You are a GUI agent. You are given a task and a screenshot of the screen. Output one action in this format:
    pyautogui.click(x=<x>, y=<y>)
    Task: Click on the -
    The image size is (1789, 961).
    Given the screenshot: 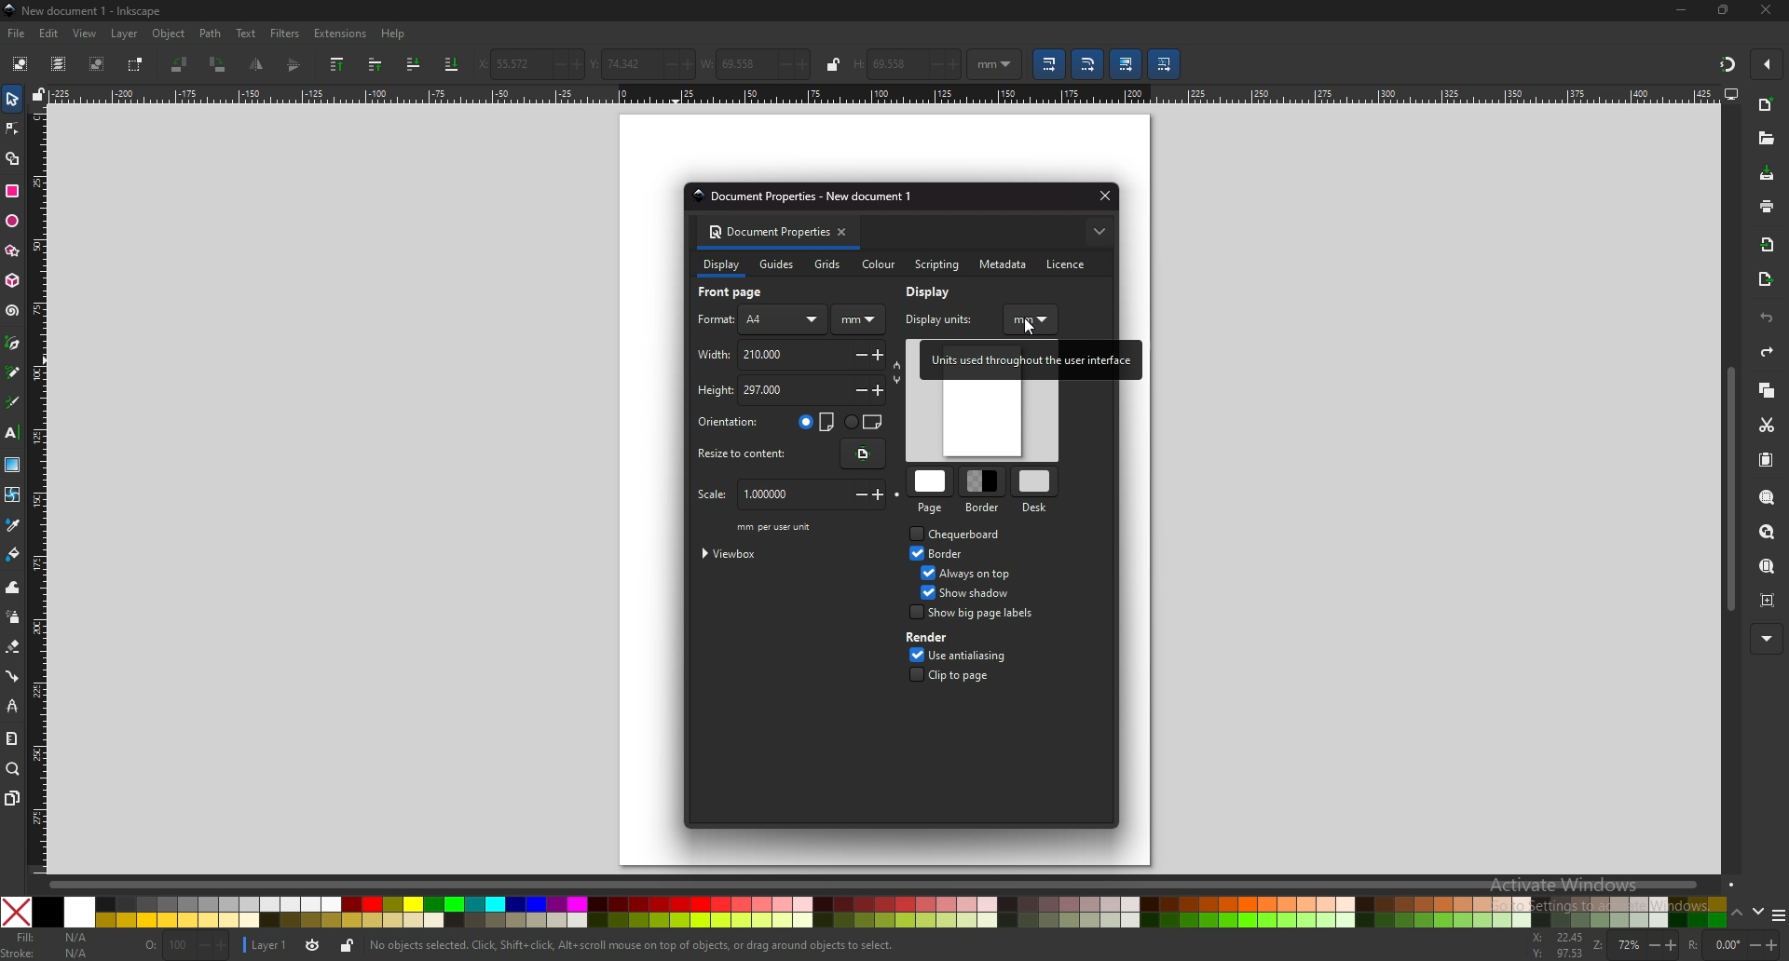 What is the action you would take?
    pyautogui.click(x=781, y=65)
    